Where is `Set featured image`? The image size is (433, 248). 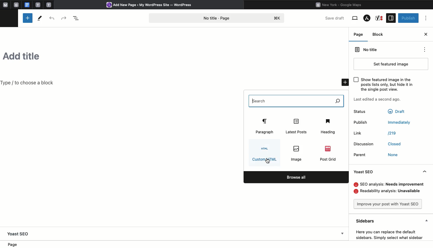
Set featured image is located at coordinates (394, 64).